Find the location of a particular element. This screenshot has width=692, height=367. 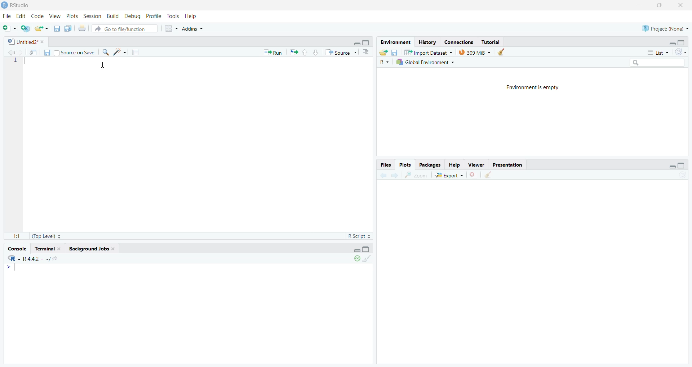

upward is located at coordinates (307, 53).